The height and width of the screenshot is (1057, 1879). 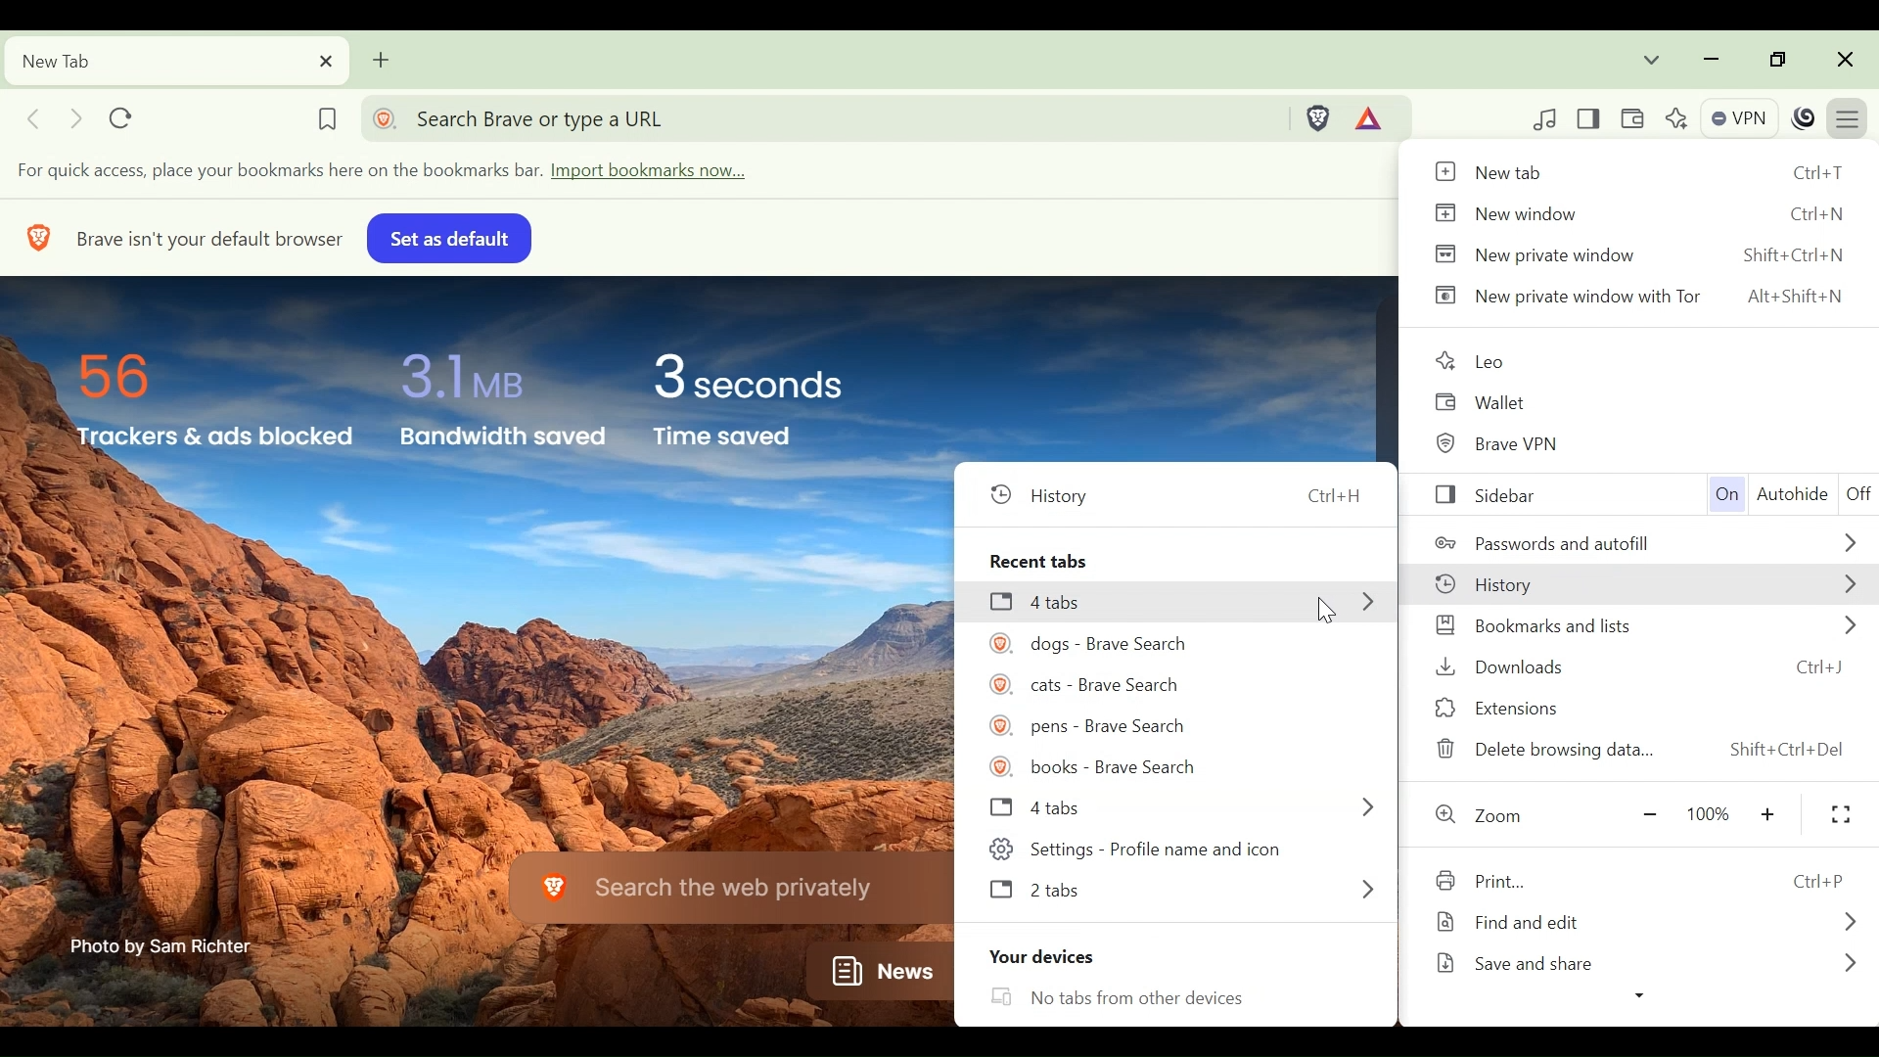 I want to click on Ctrl+H, so click(x=1335, y=497).